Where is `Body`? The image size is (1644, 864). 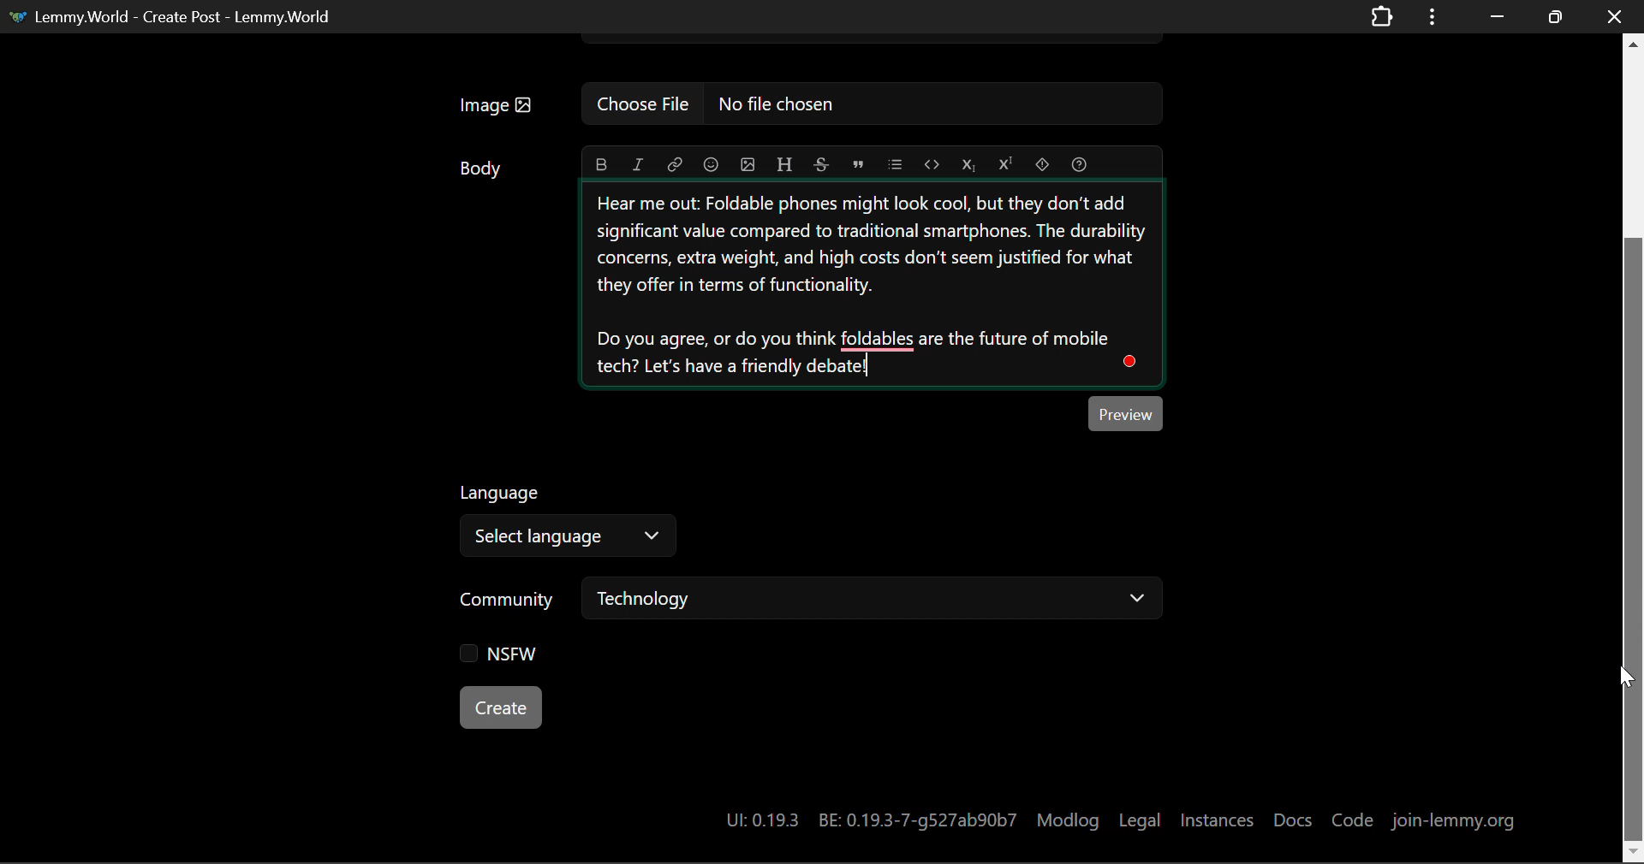 Body is located at coordinates (482, 167).